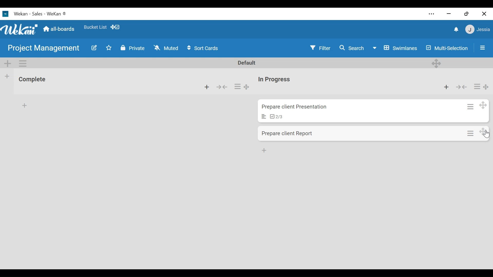 Image resolution: width=493 pixels, height=277 pixels. Describe the element at coordinates (353, 48) in the screenshot. I see `Search` at that location.